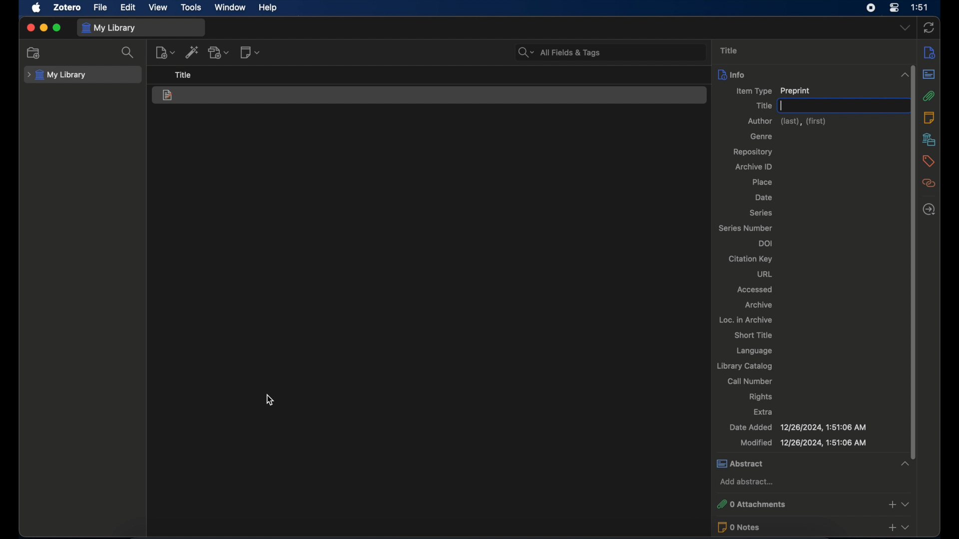 This screenshot has width=959, height=539. I want to click on date, so click(764, 197).